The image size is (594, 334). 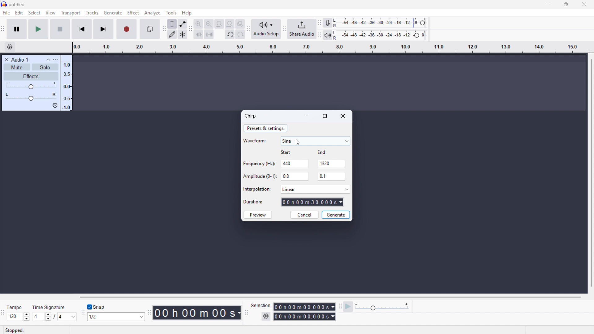 What do you see at coordinates (82, 29) in the screenshot?
I see `Skip to start ` at bounding box center [82, 29].